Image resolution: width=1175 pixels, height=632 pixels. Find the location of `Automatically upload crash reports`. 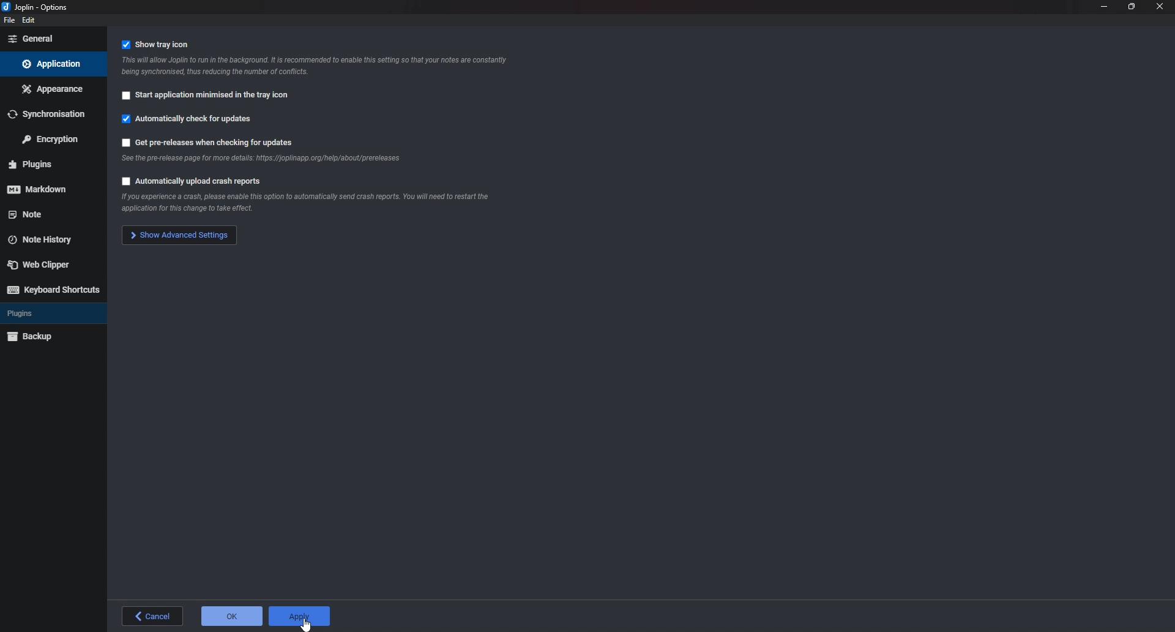

Automatically upload crash reports is located at coordinates (192, 183).